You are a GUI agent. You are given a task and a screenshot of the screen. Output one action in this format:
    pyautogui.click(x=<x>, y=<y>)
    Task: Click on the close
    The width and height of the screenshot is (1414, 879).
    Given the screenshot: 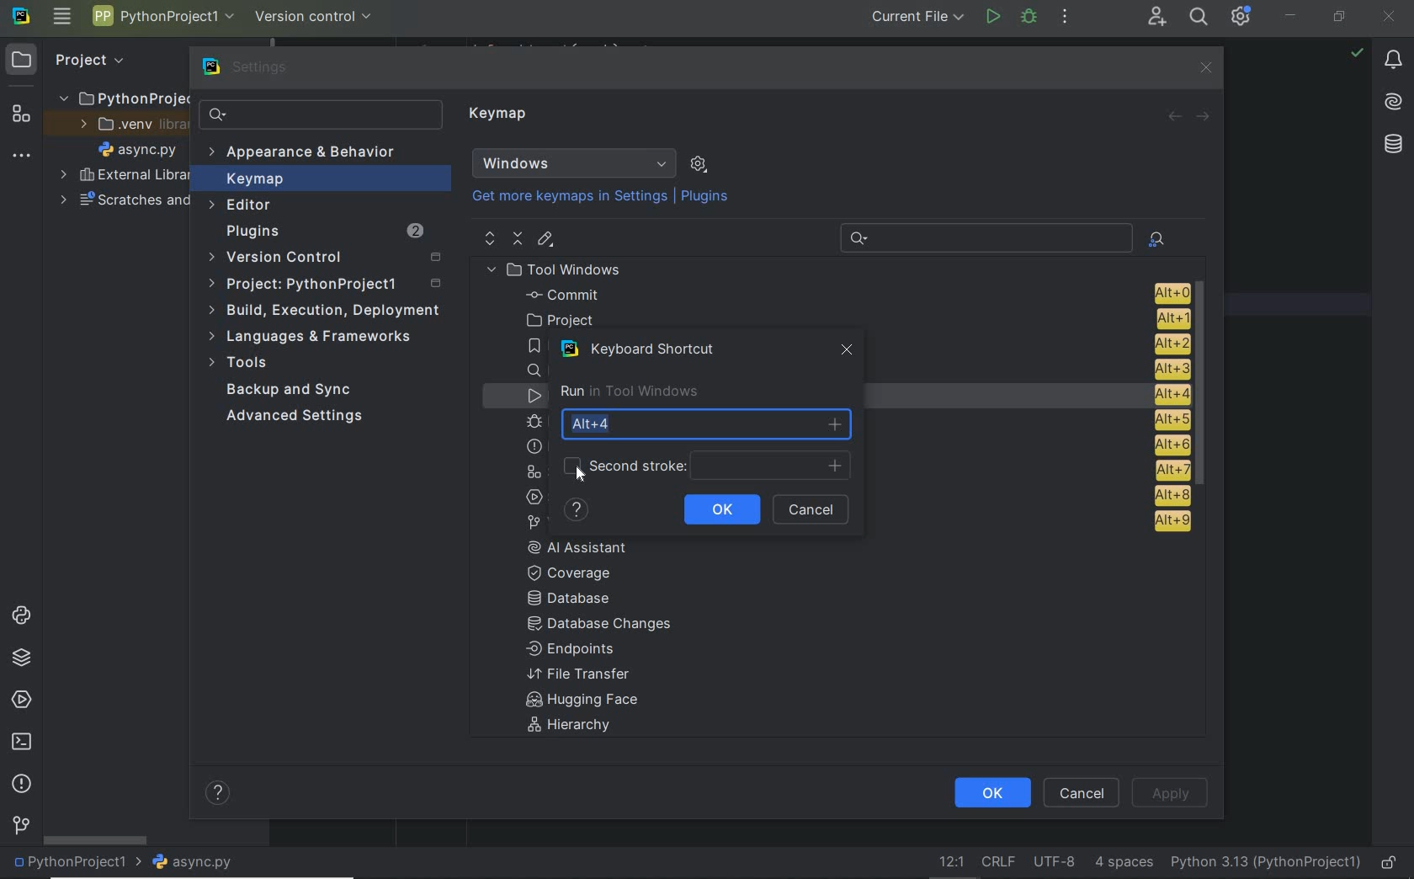 What is the action you would take?
    pyautogui.click(x=848, y=354)
    